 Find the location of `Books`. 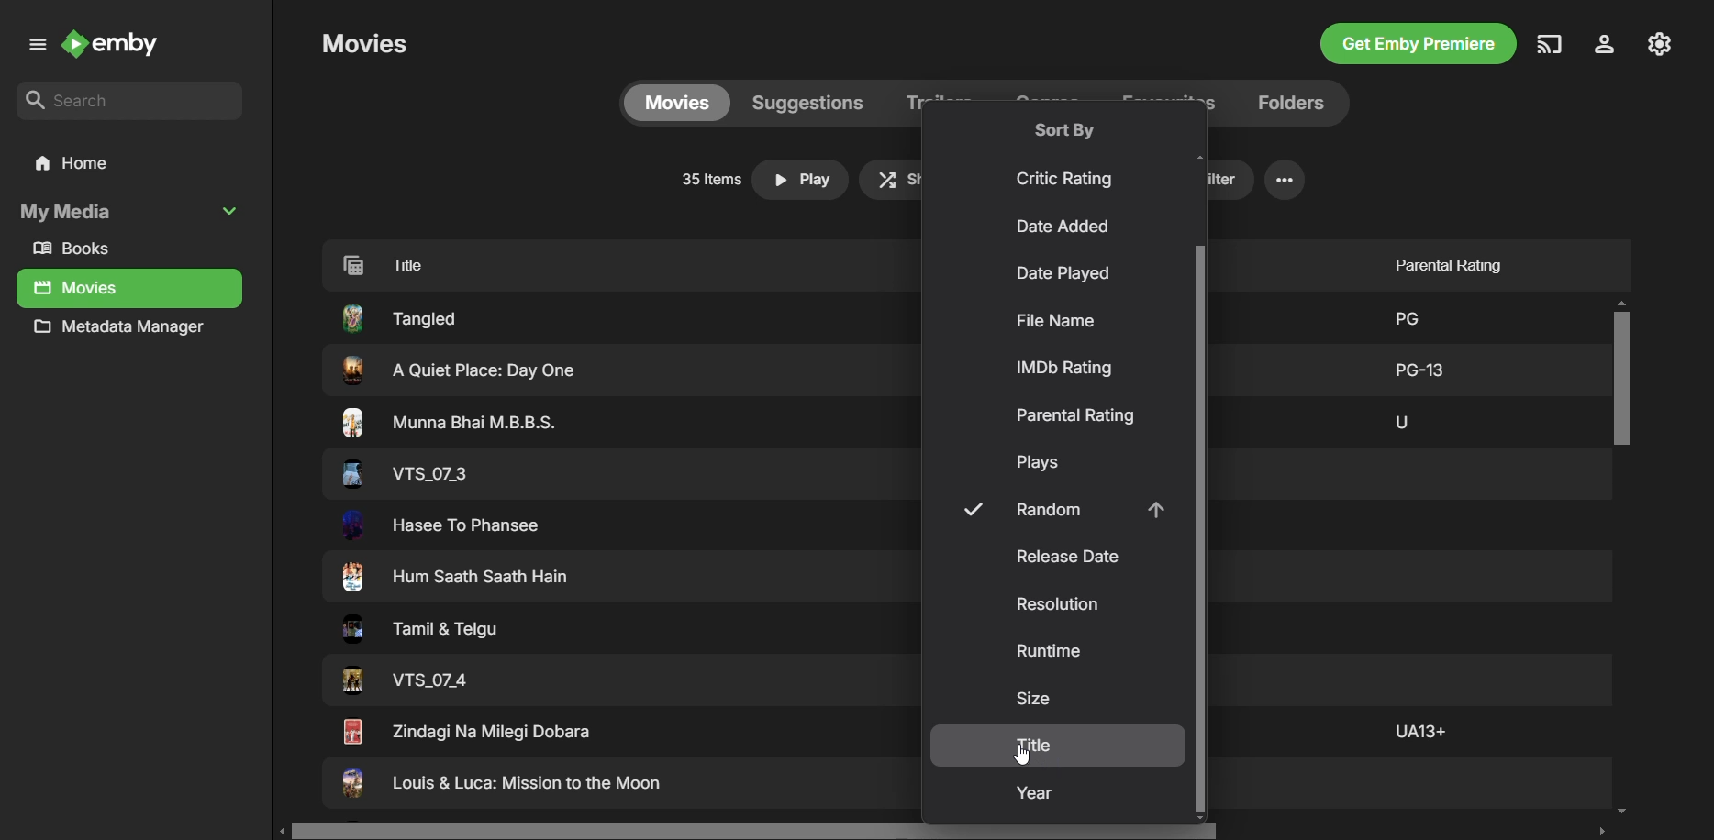

Books is located at coordinates (79, 249).